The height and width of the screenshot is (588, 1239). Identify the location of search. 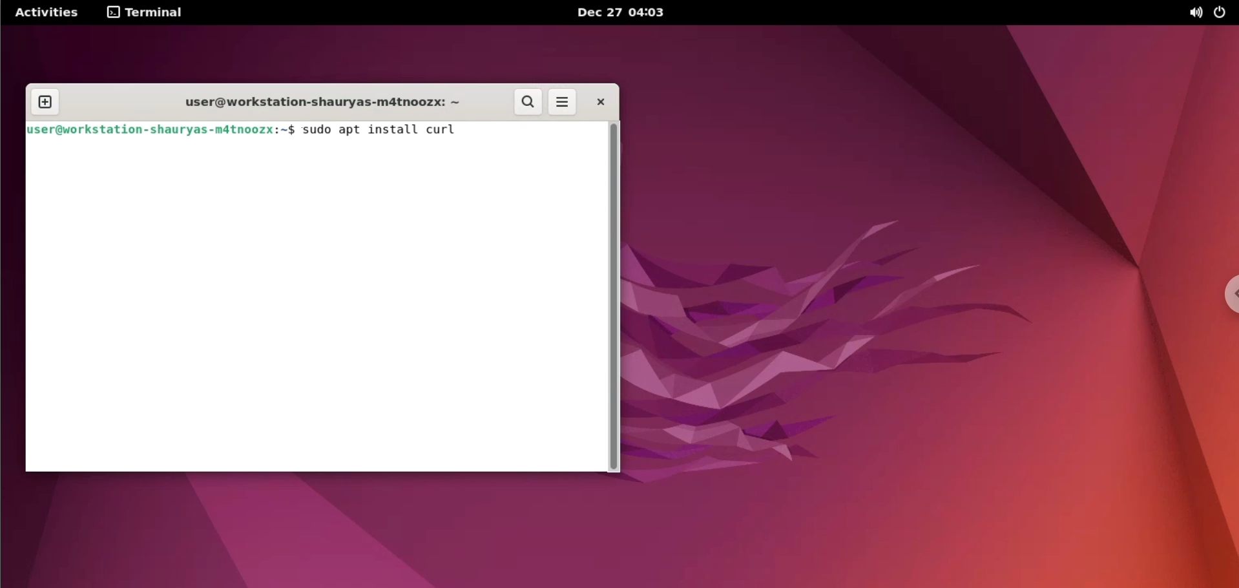
(528, 103).